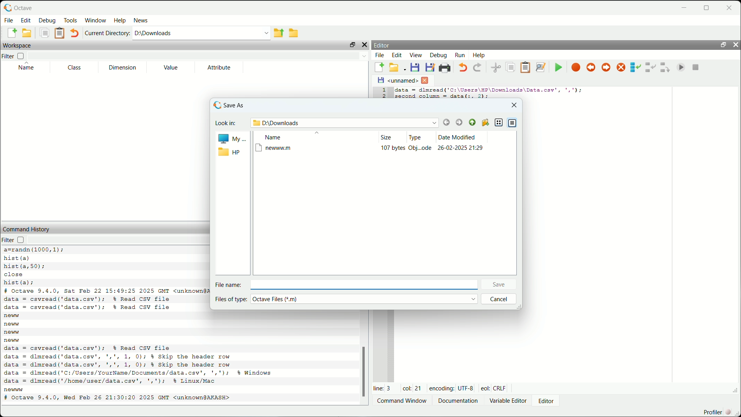  What do you see at coordinates (416, 56) in the screenshot?
I see `view` at bounding box center [416, 56].